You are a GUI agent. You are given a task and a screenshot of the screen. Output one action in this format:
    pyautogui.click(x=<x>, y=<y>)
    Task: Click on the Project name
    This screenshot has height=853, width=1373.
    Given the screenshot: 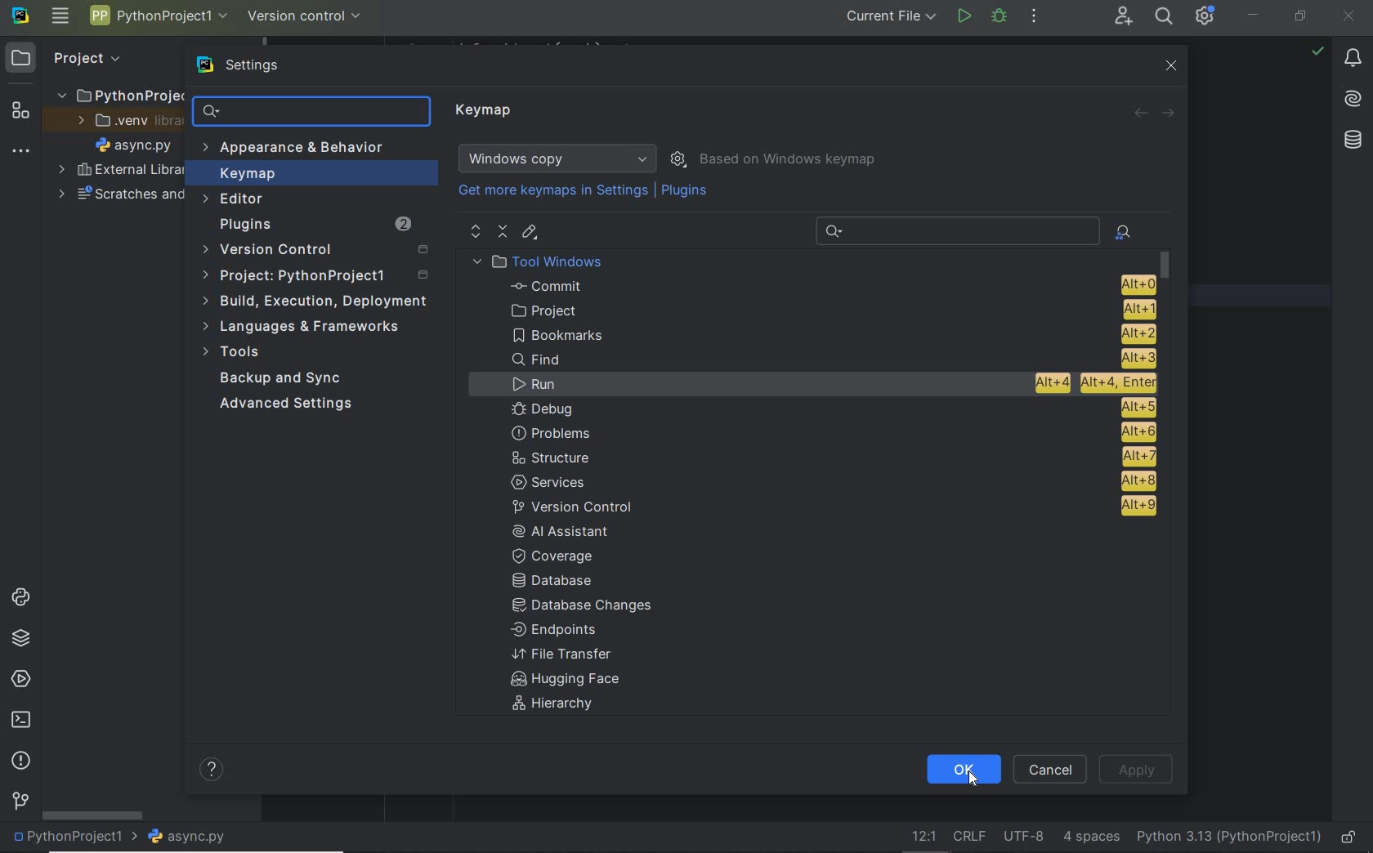 What is the action you would take?
    pyautogui.click(x=159, y=19)
    